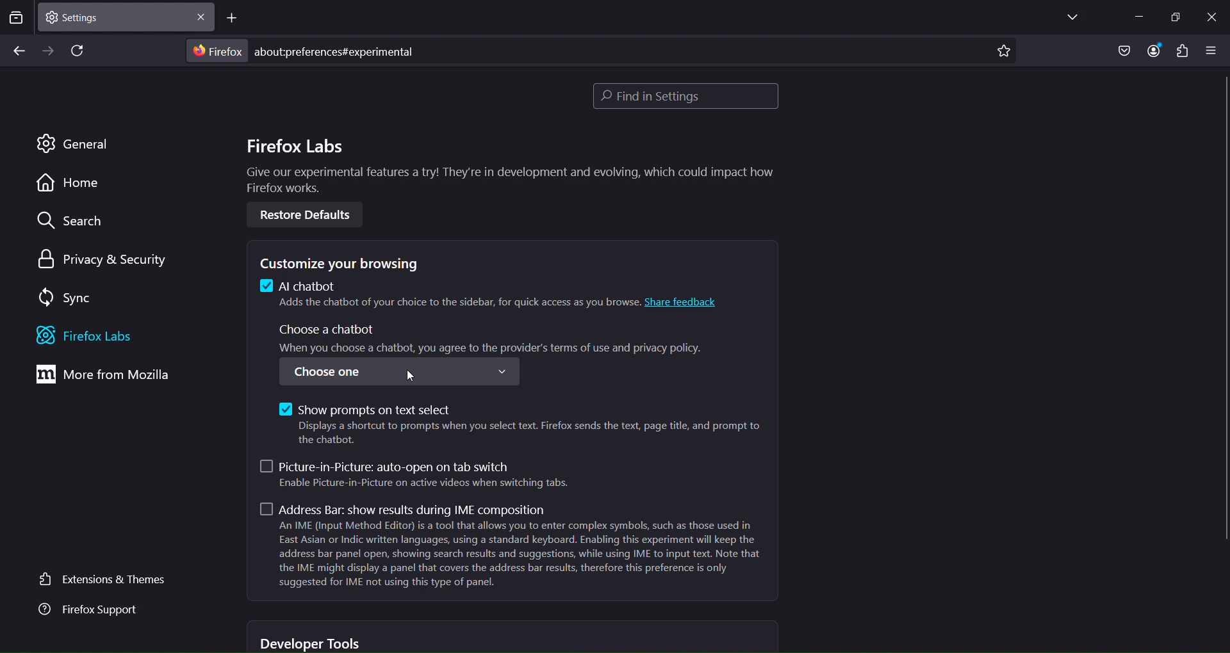 The height and width of the screenshot is (653, 1230). I want to click on account, so click(1151, 51).